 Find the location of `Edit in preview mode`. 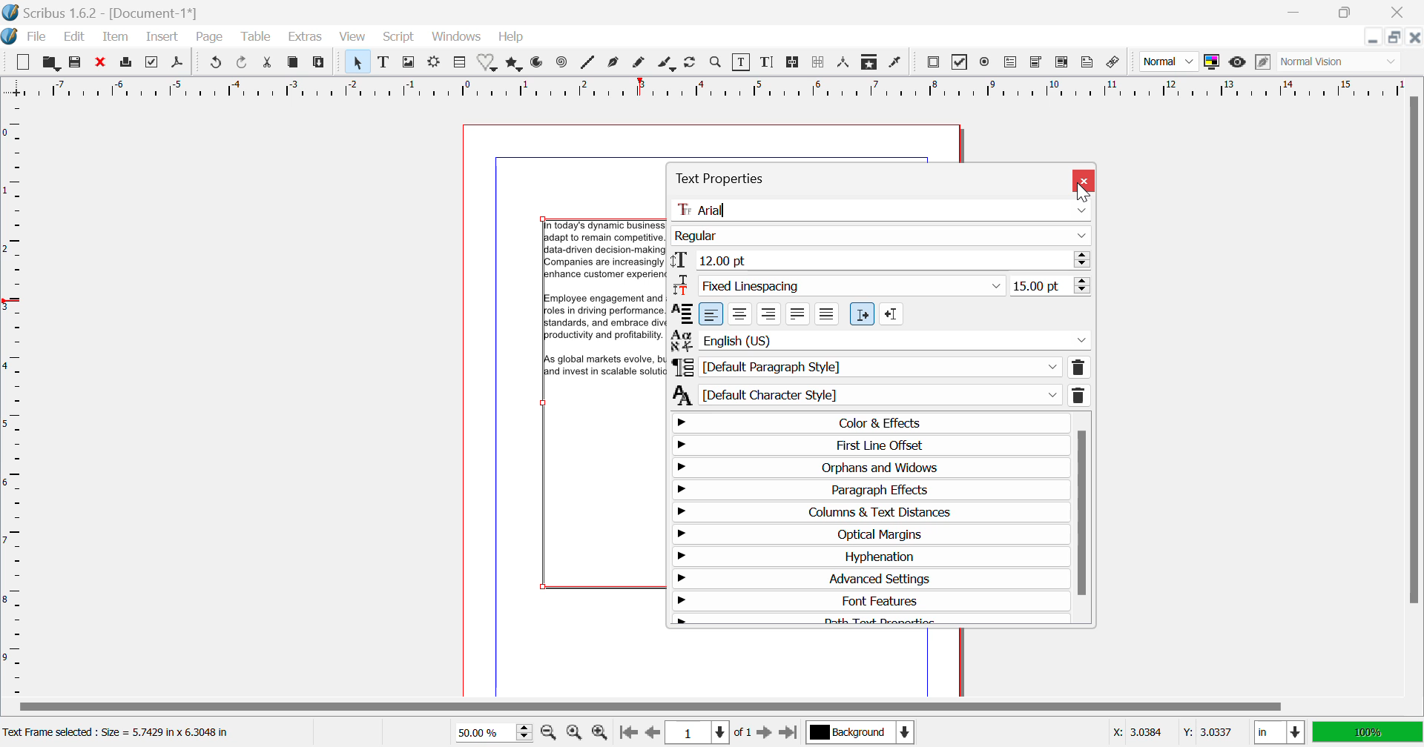

Edit in preview mode is located at coordinates (1261, 62).